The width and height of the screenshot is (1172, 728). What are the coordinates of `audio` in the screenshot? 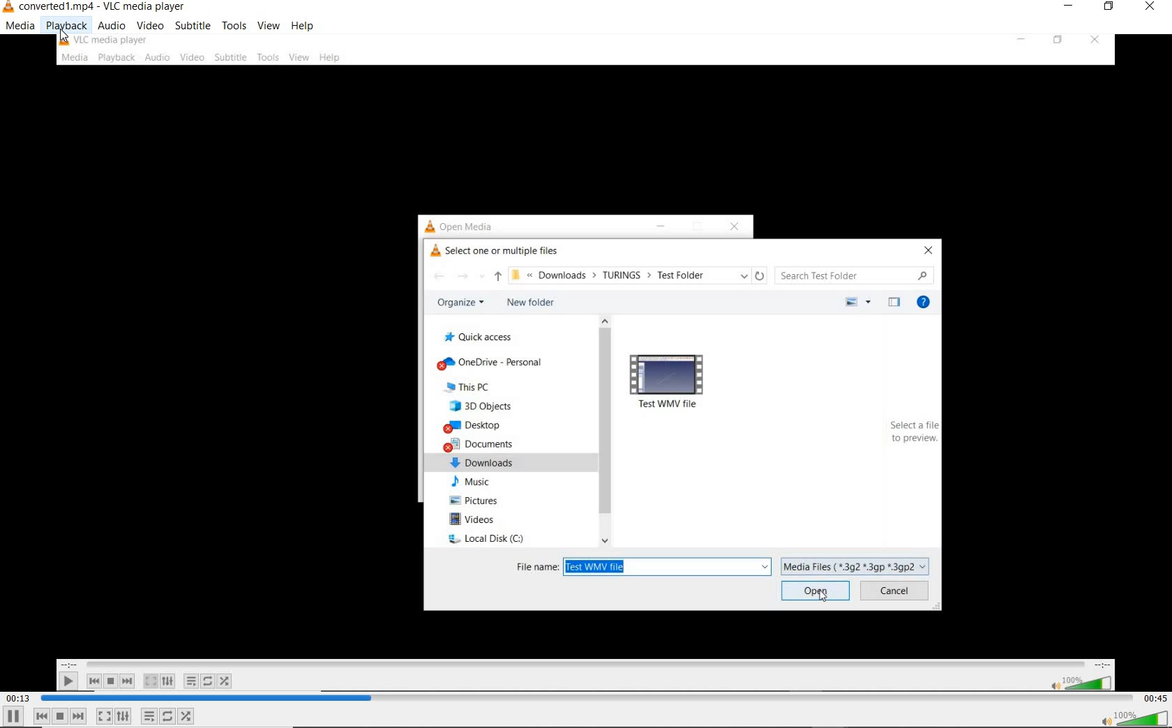 It's located at (112, 26).